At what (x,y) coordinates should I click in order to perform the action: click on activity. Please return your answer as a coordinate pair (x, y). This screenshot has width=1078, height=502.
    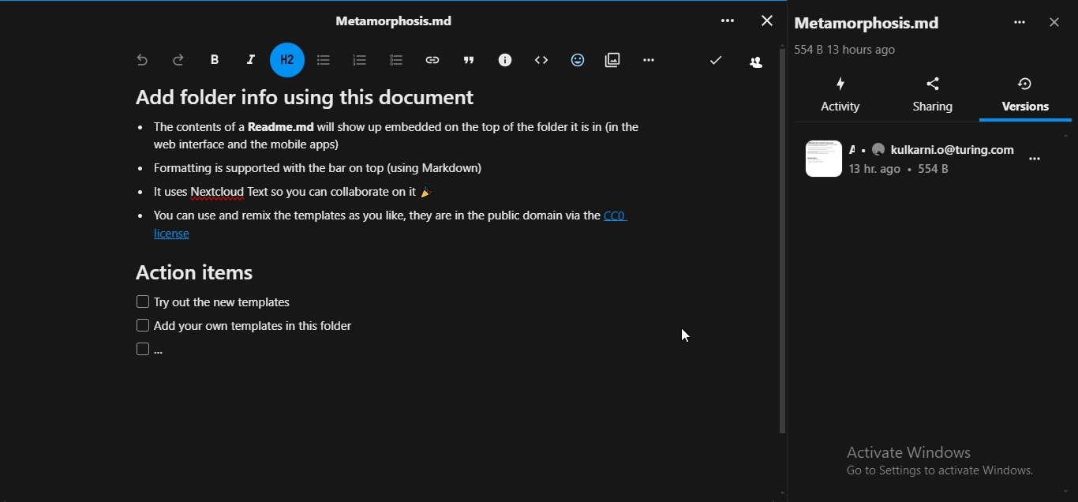
    Looking at the image, I should click on (840, 95).